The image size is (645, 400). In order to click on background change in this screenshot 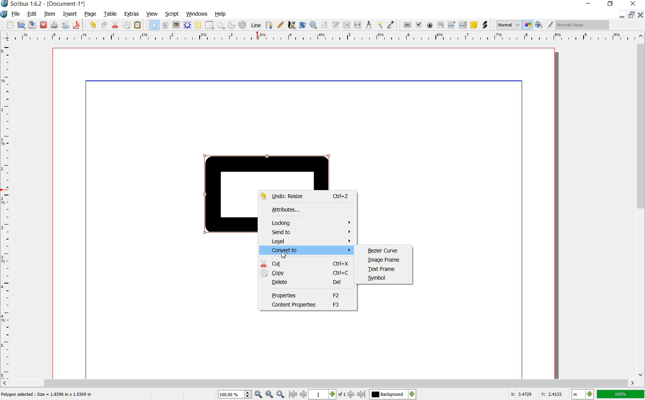, I will do `click(392, 394)`.